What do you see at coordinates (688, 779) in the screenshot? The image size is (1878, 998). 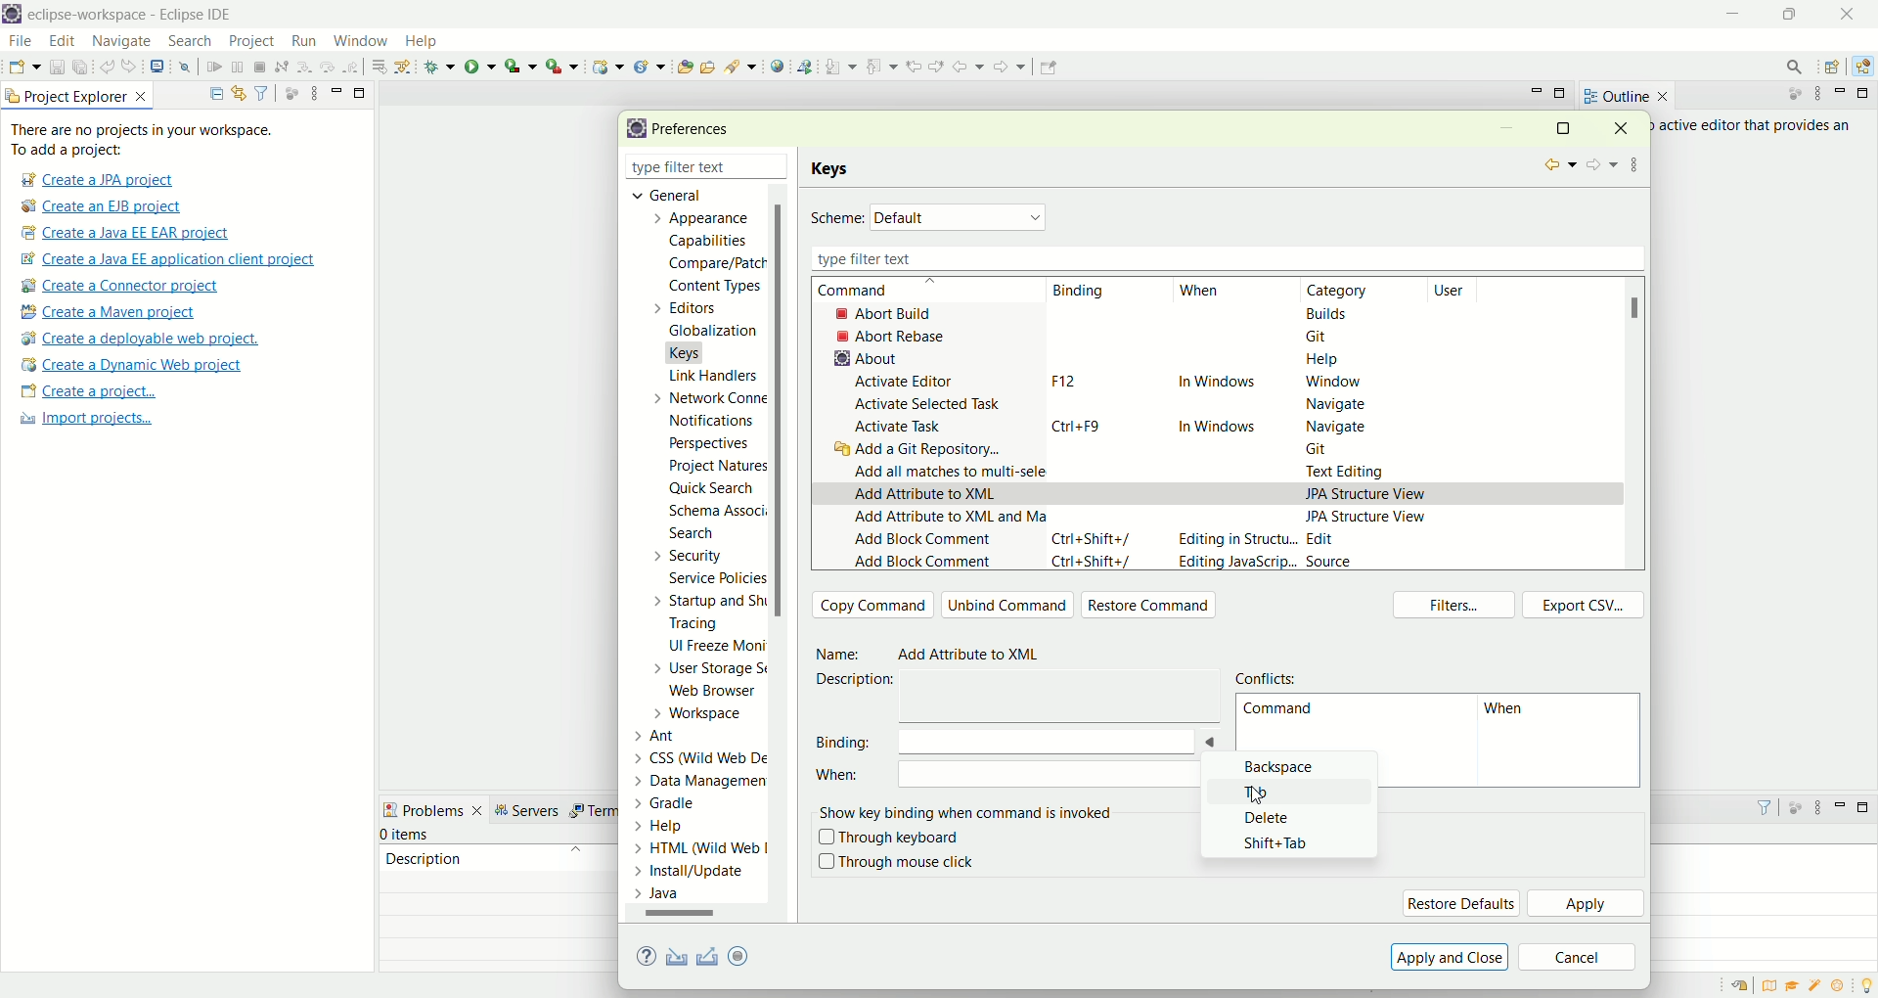 I see ` Data Management` at bounding box center [688, 779].